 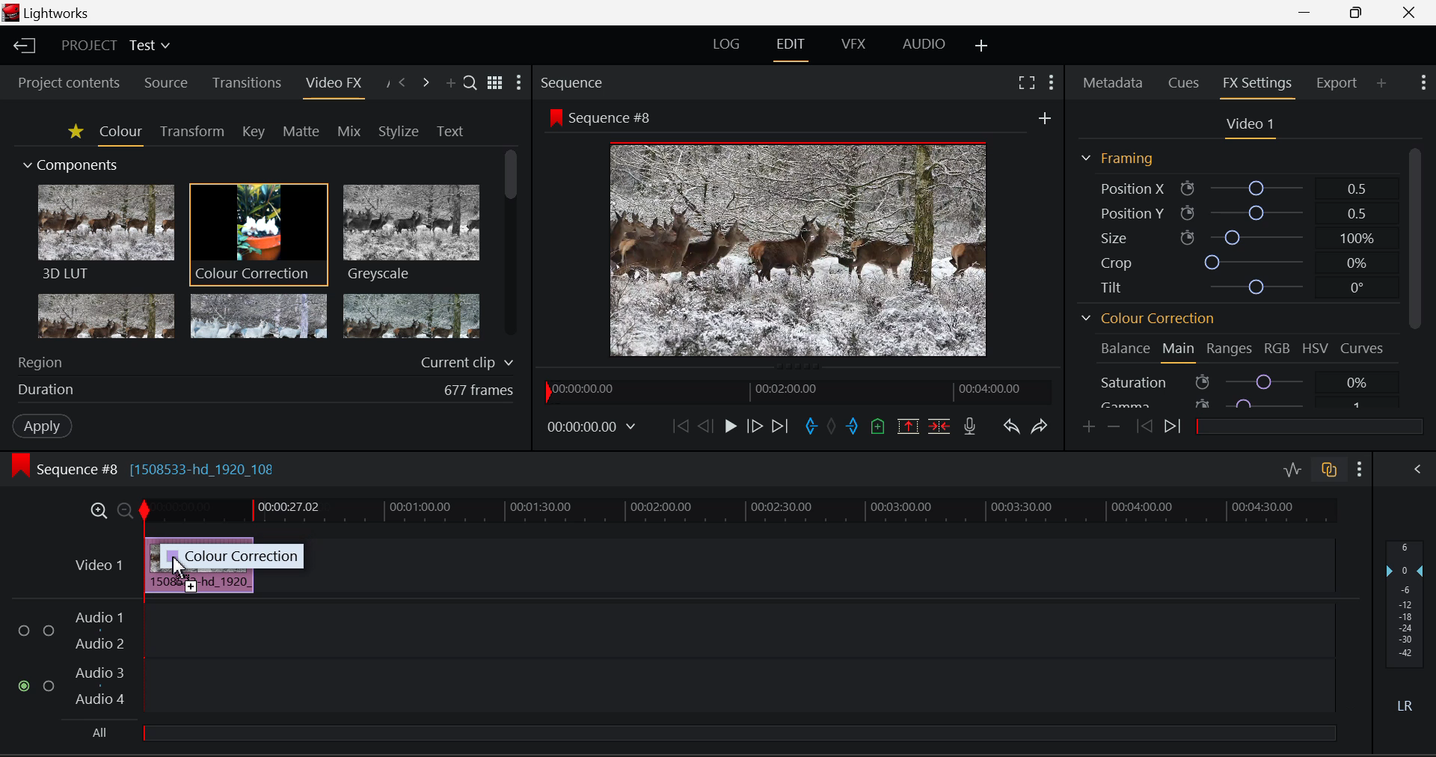 I want to click on Project Title, so click(x=114, y=46).